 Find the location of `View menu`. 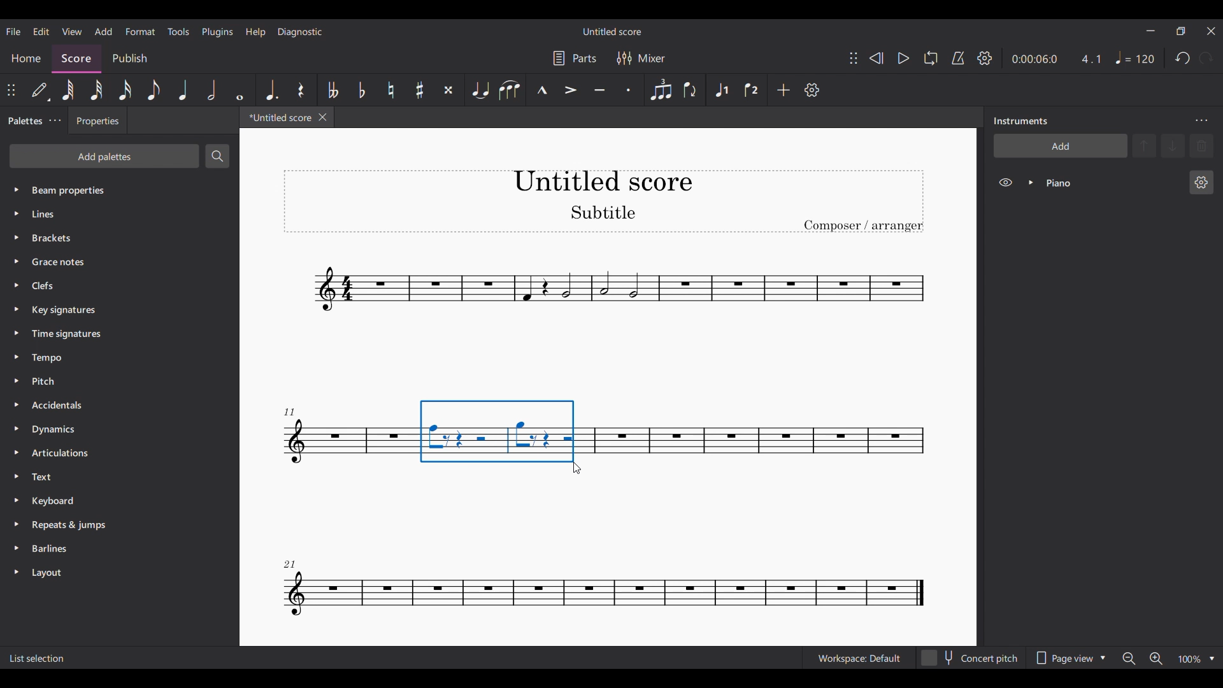

View menu is located at coordinates (71, 31).